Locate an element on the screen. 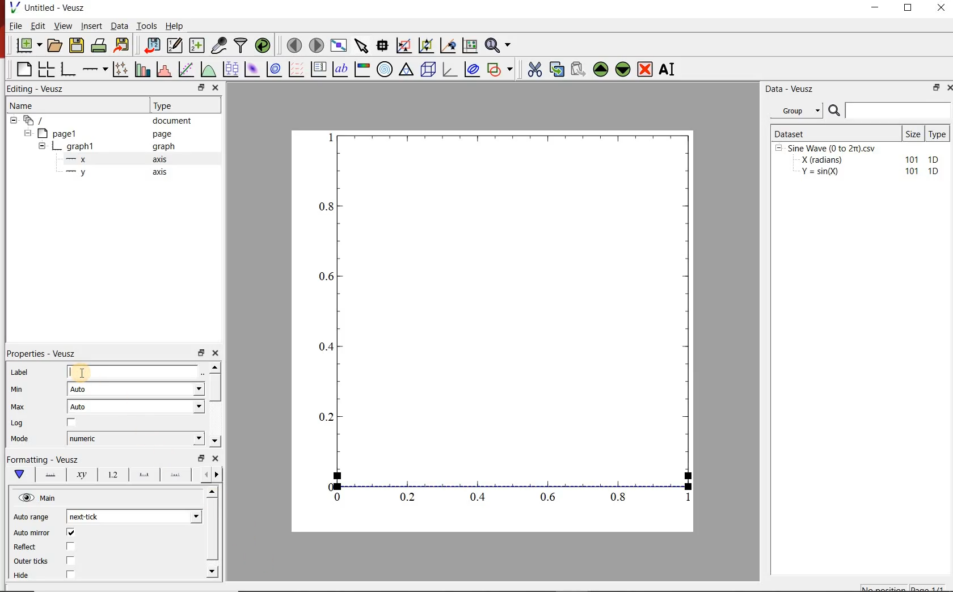  Blank page is located at coordinates (24, 69).